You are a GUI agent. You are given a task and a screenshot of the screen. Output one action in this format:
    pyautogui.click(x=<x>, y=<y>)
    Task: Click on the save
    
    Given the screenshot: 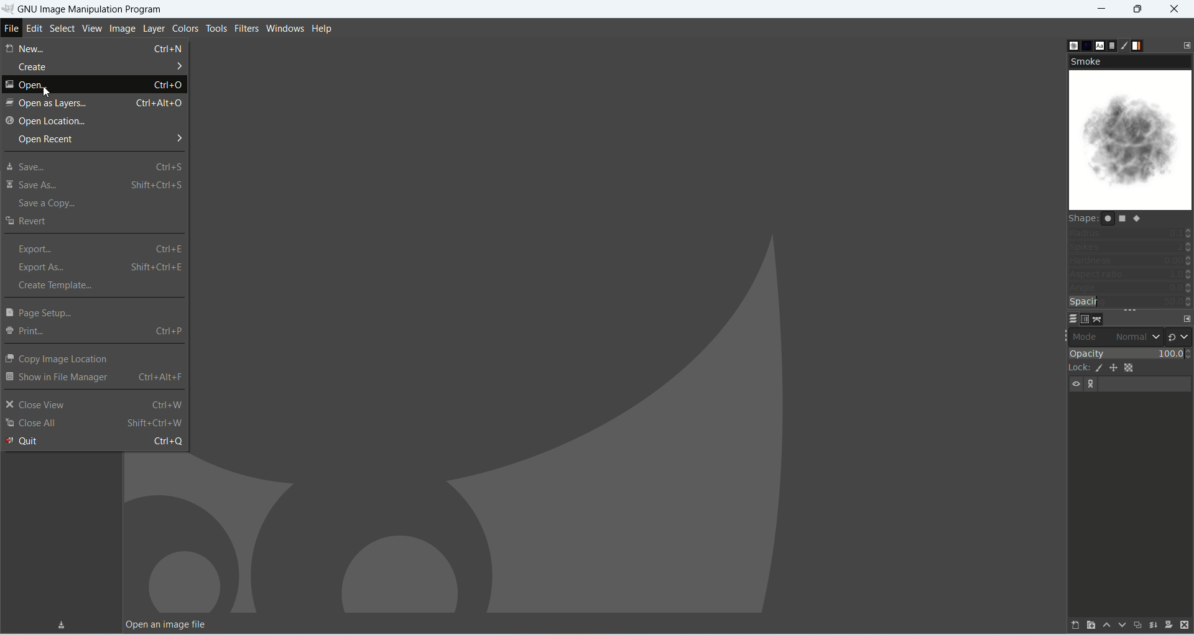 What is the action you would take?
    pyautogui.click(x=93, y=167)
    